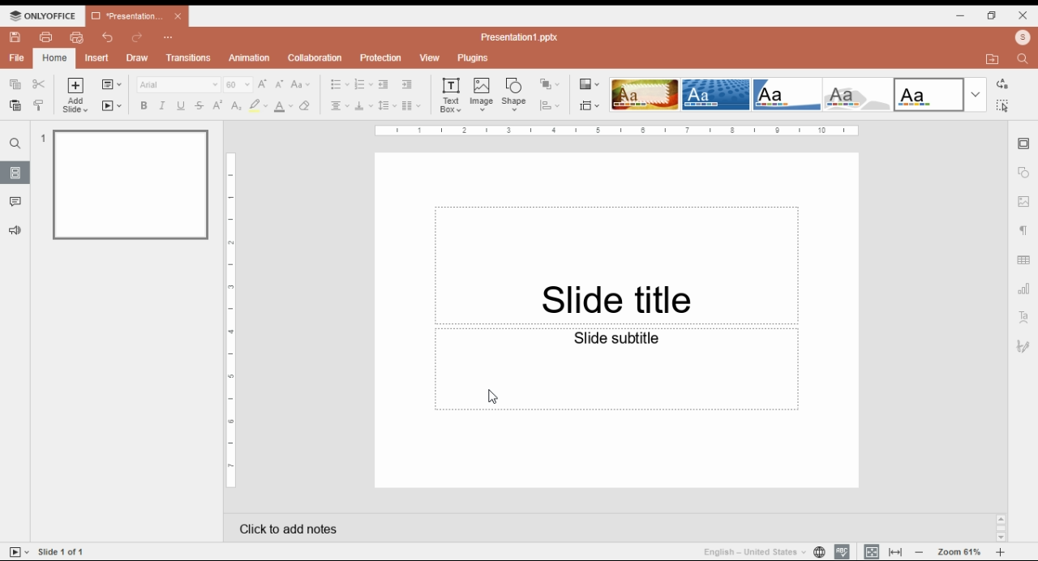 This screenshot has height=561, width=1038. I want to click on ONLYOFFICE, so click(43, 15).